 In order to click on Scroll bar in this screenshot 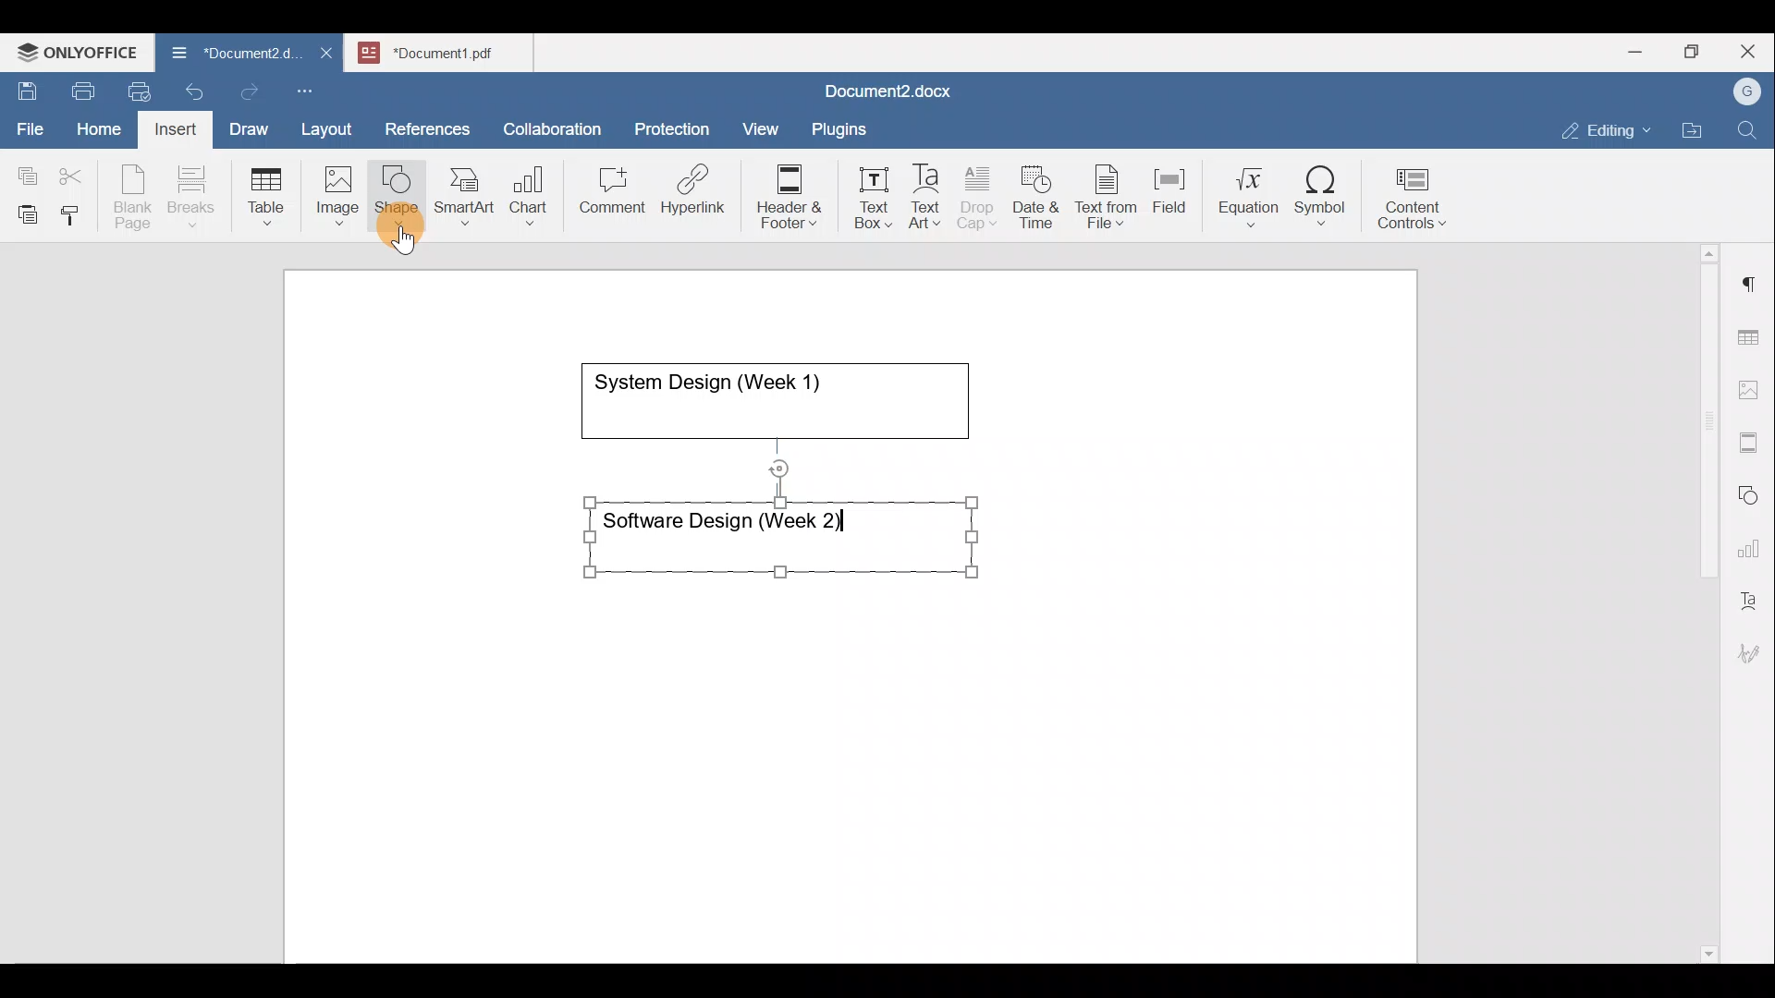, I will do `click(1702, 600)`.